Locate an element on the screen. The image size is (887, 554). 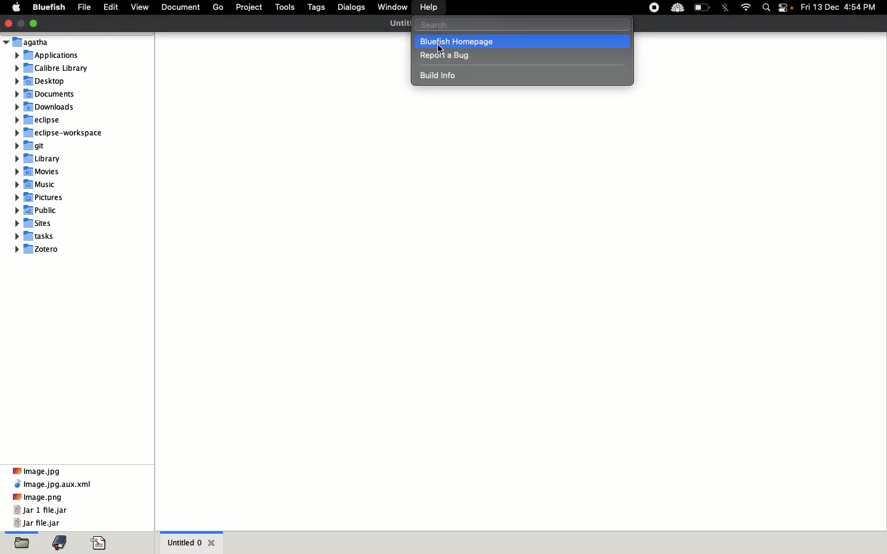
Dialogs is located at coordinates (352, 7).